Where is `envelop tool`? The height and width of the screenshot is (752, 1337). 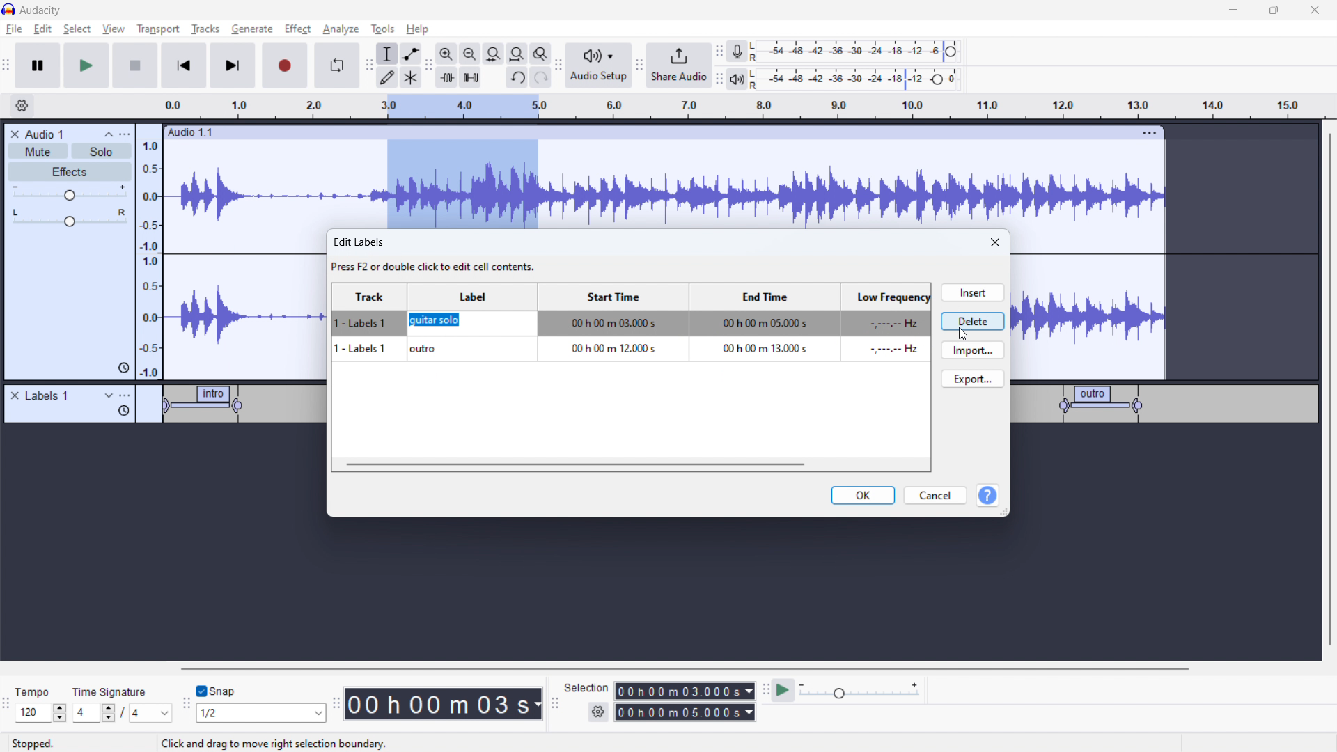 envelop tool is located at coordinates (411, 53).